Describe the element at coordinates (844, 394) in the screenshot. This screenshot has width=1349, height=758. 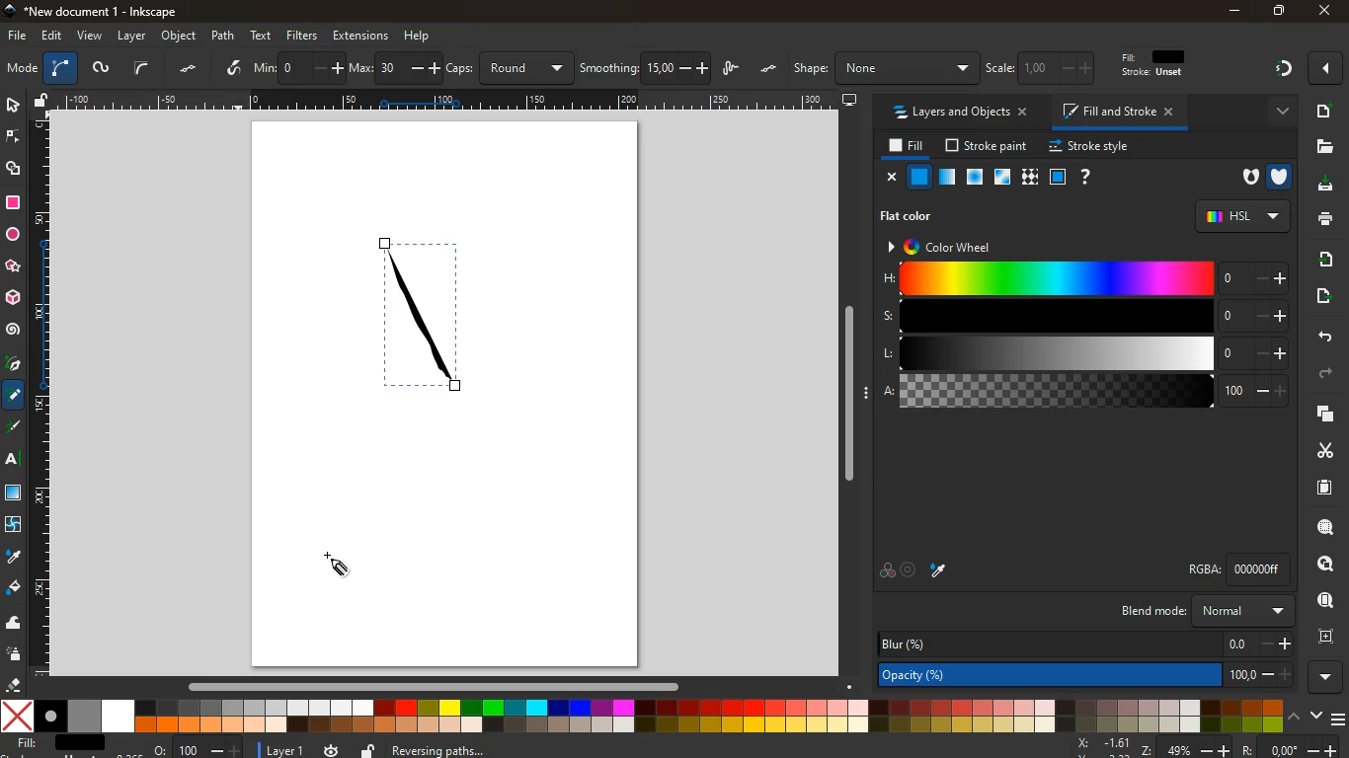
I see `Vertical scroll bar` at that location.